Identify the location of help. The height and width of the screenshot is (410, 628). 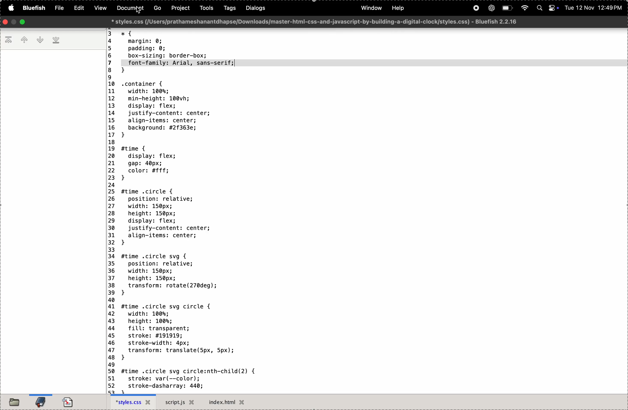
(398, 8).